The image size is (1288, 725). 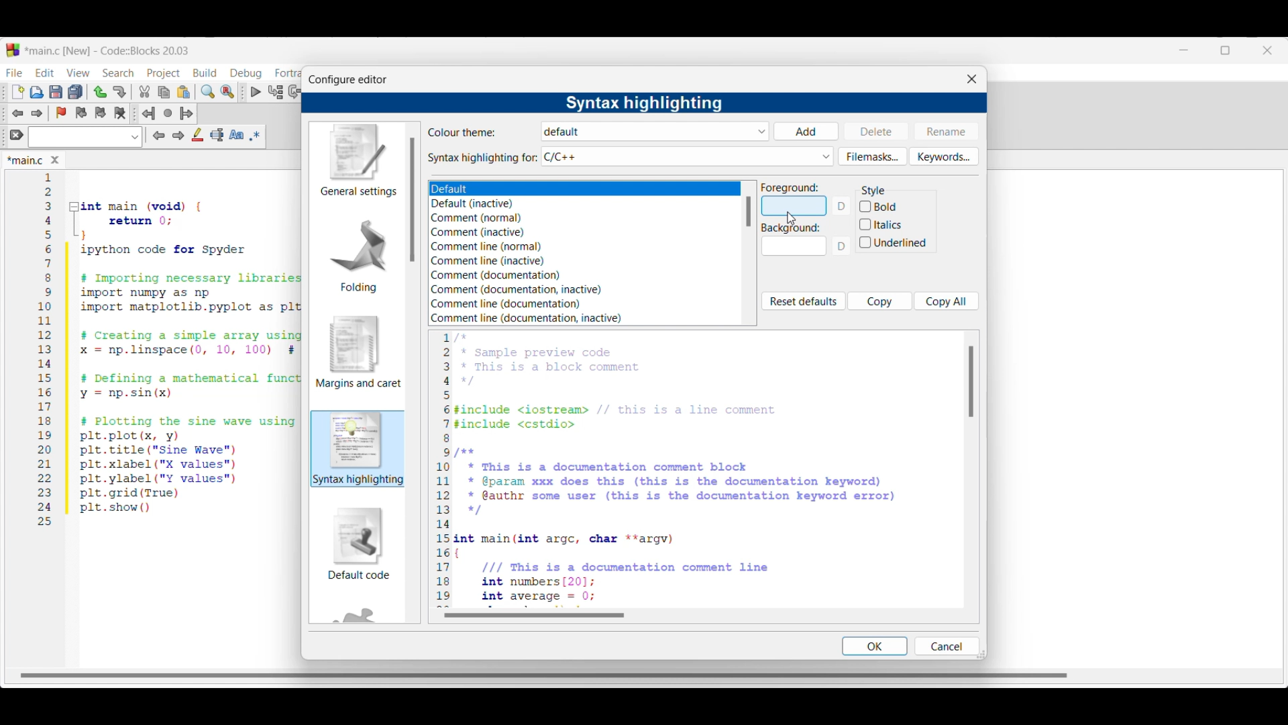 What do you see at coordinates (255, 136) in the screenshot?
I see `Use regex` at bounding box center [255, 136].